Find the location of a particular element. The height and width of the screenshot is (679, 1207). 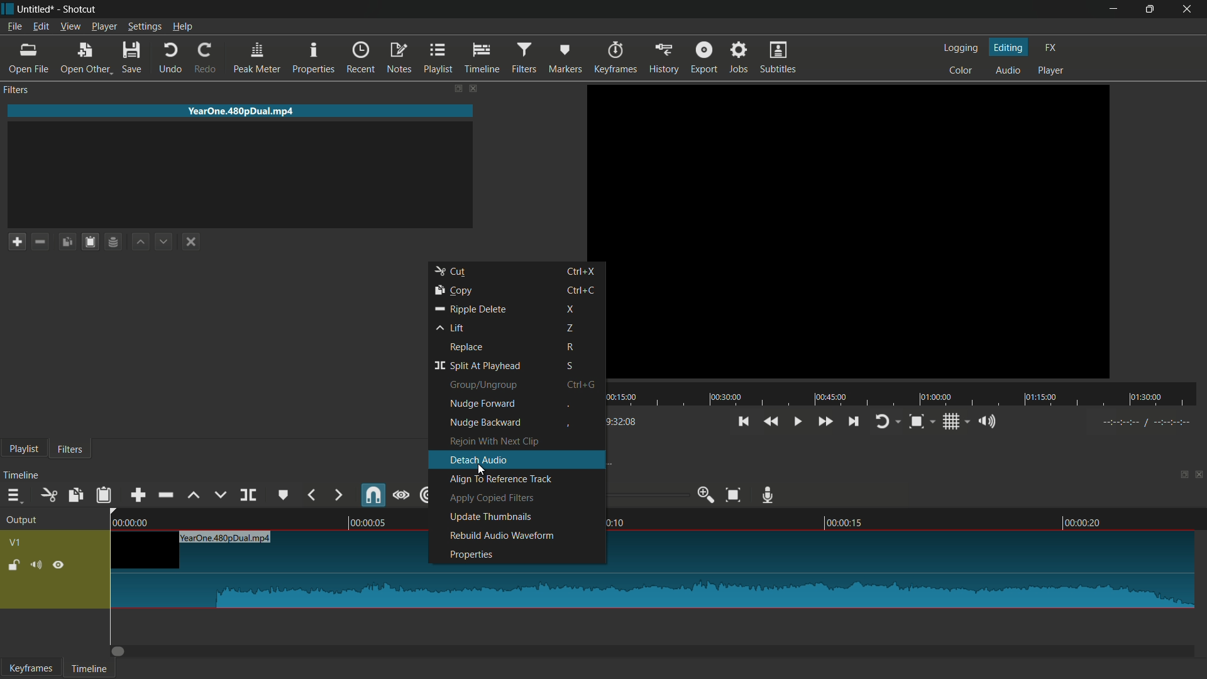

close timeline is located at coordinates (1199, 477).